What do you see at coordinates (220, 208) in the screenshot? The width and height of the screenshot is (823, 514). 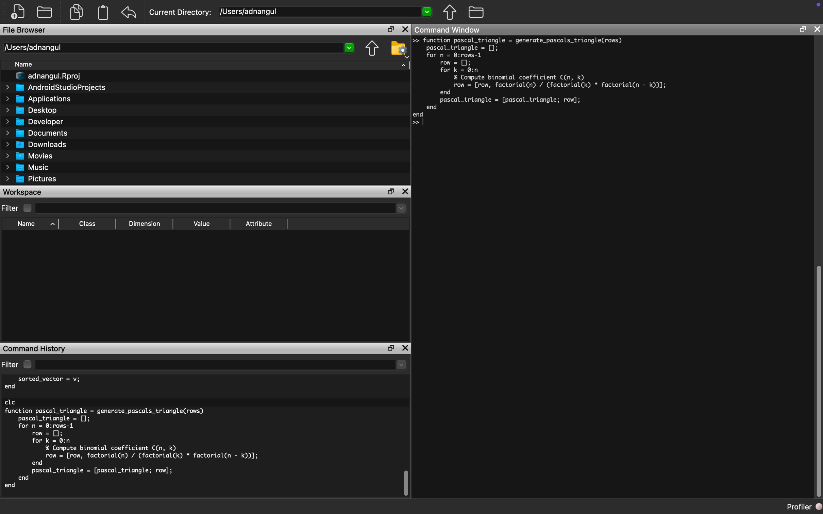 I see `Dropdown` at bounding box center [220, 208].